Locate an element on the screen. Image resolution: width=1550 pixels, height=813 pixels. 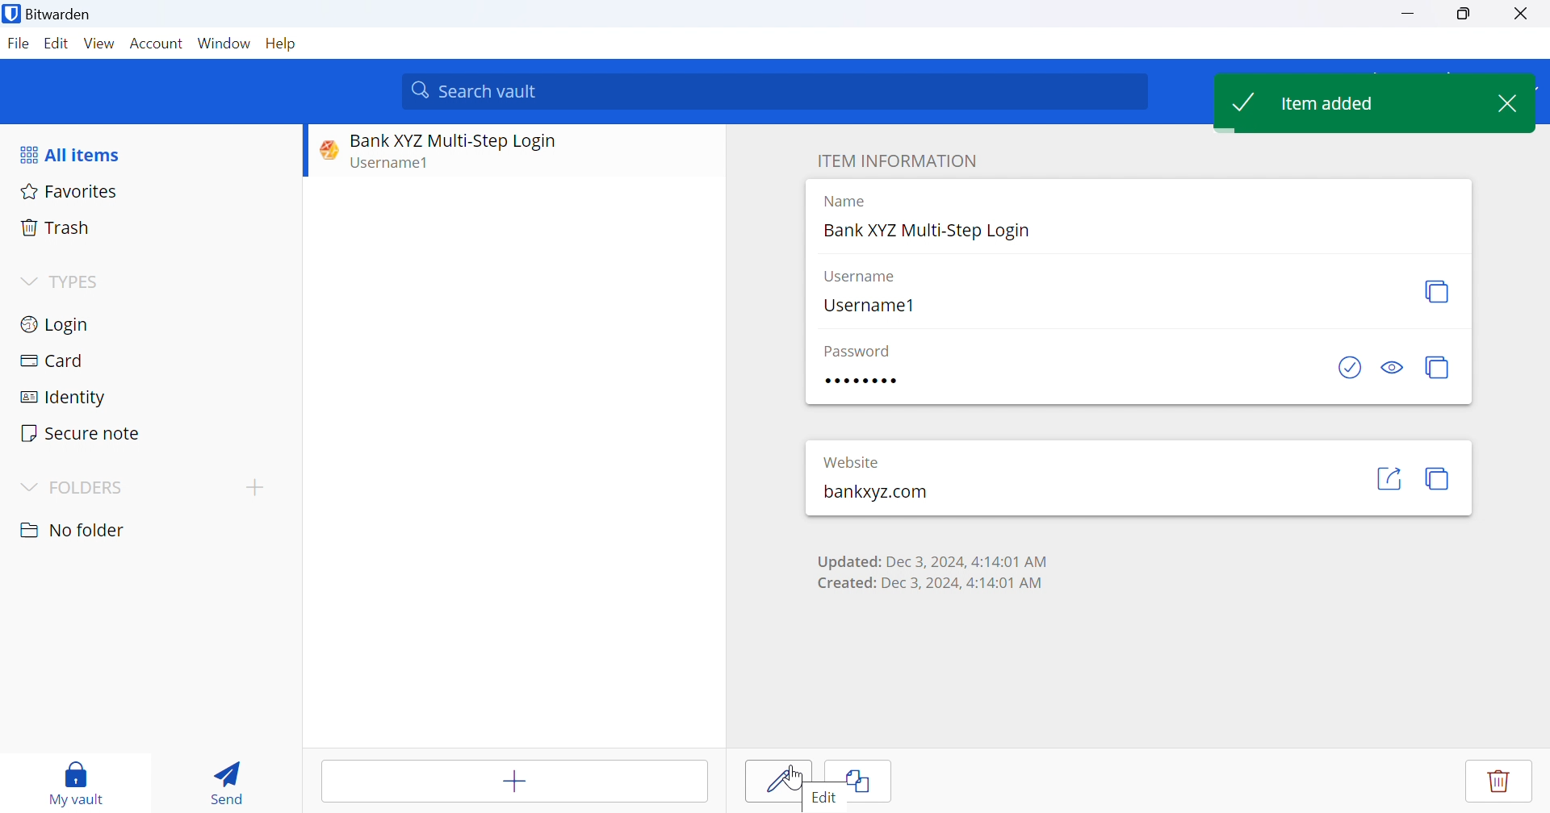
Minimize is located at coordinates (1407, 15).